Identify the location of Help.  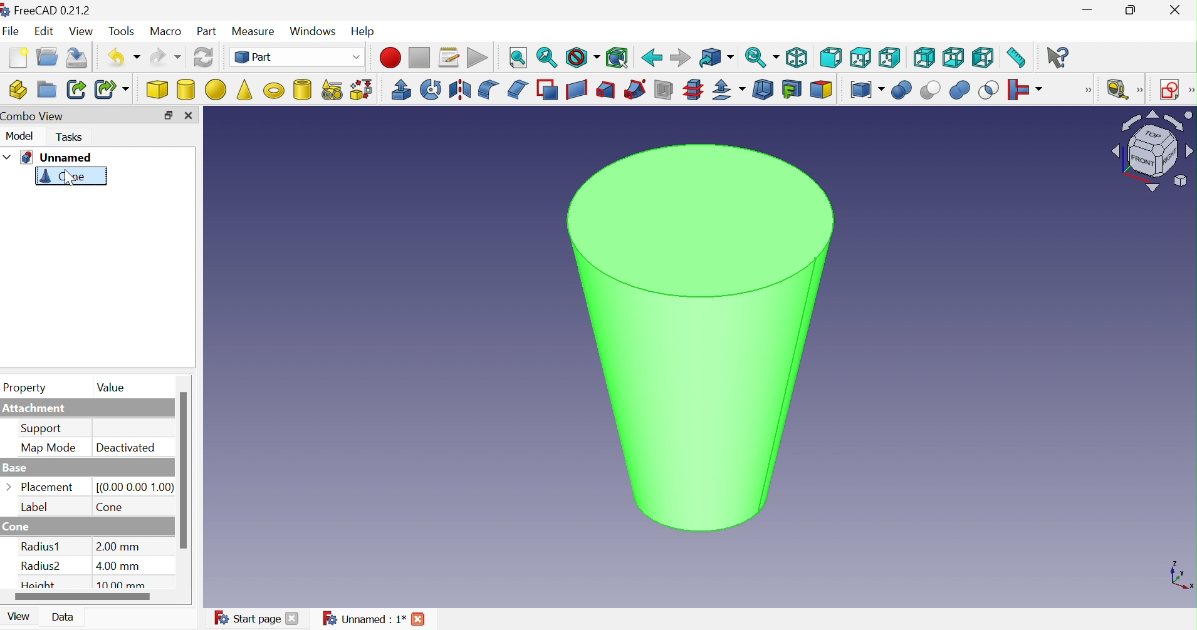
(362, 29).